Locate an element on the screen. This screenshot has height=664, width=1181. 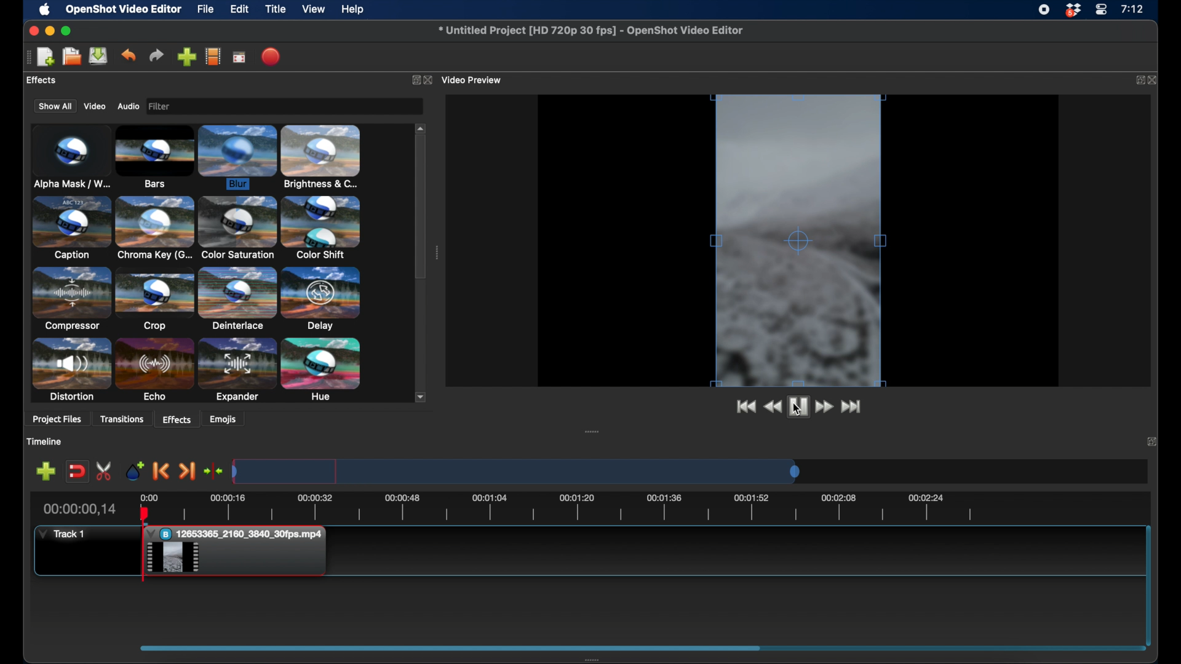
audio is located at coordinates (129, 106).